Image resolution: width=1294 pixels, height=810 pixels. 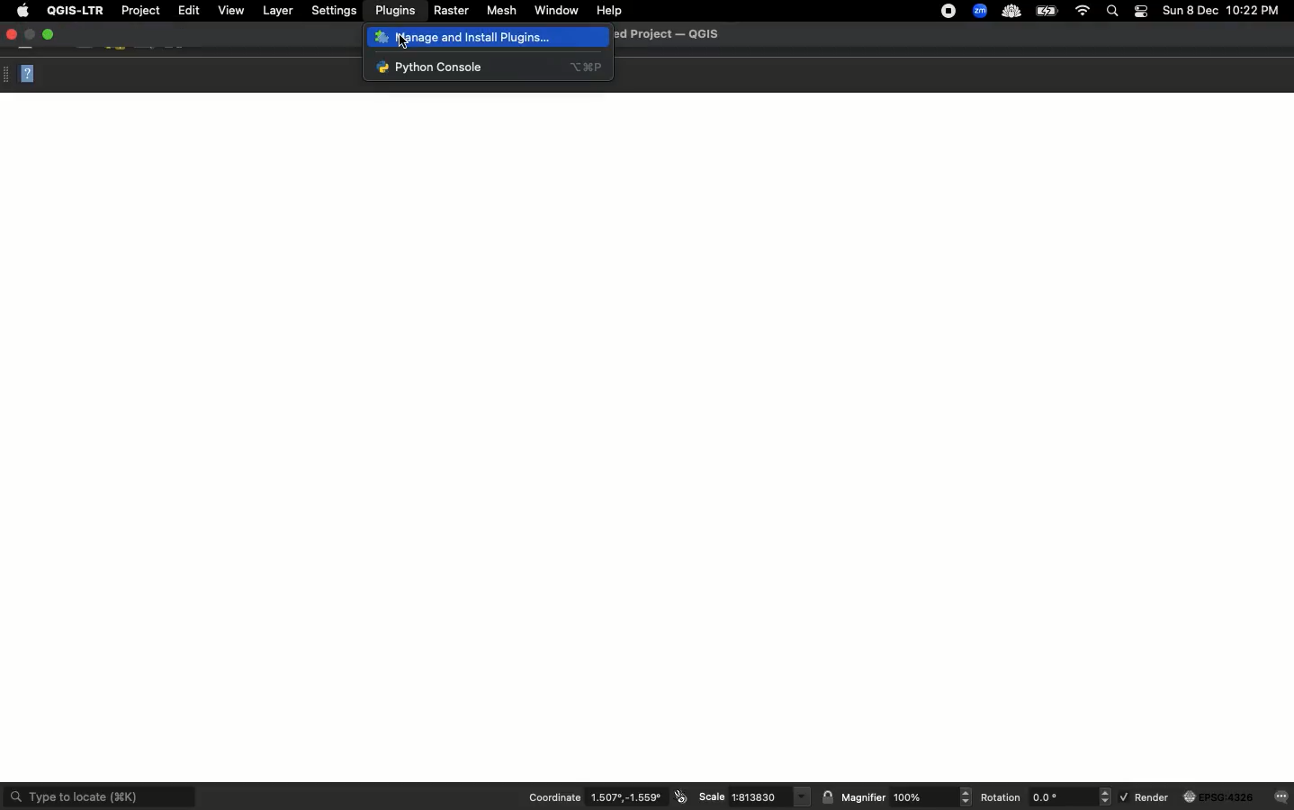 I want to click on globe, so click(x=1220, y=797).